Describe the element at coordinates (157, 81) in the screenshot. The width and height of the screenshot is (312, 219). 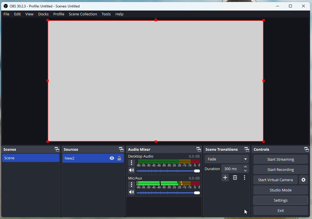
I see `Blank canvas ` at that location.